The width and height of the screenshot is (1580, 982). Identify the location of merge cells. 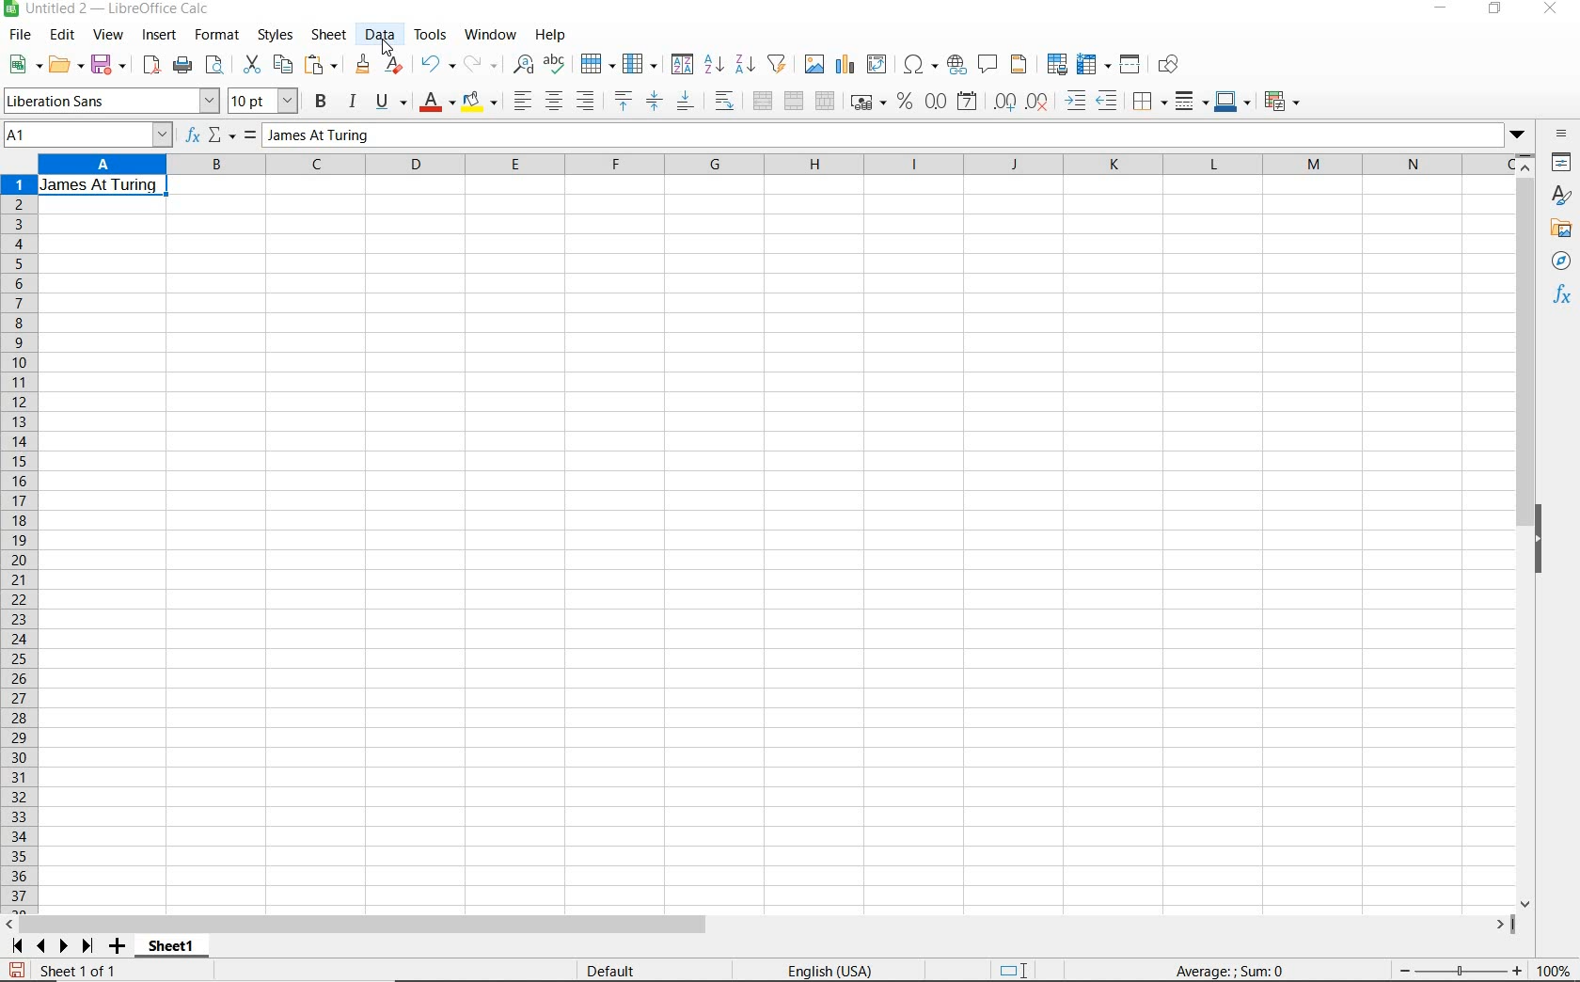
(796, 103).